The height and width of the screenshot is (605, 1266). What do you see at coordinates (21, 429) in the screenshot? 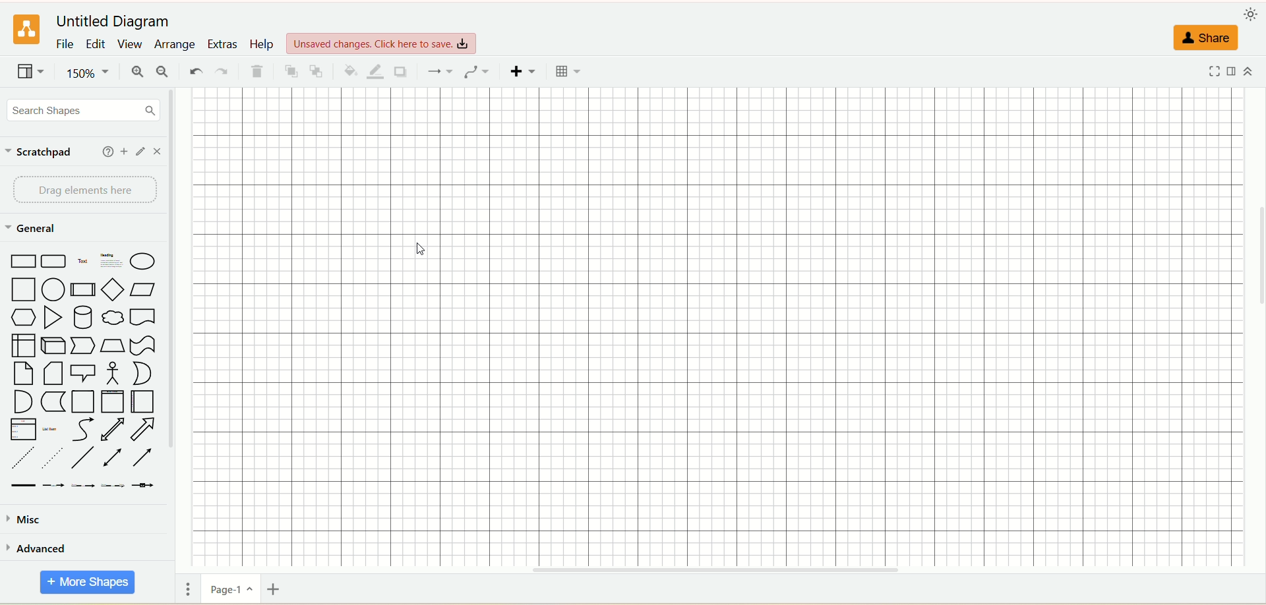
I see `list` at bounding box center [21, 429].